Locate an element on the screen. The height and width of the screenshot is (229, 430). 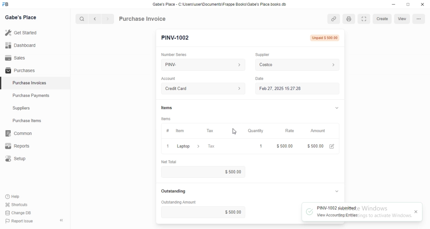
Costco is located at coordinates (297, 65).